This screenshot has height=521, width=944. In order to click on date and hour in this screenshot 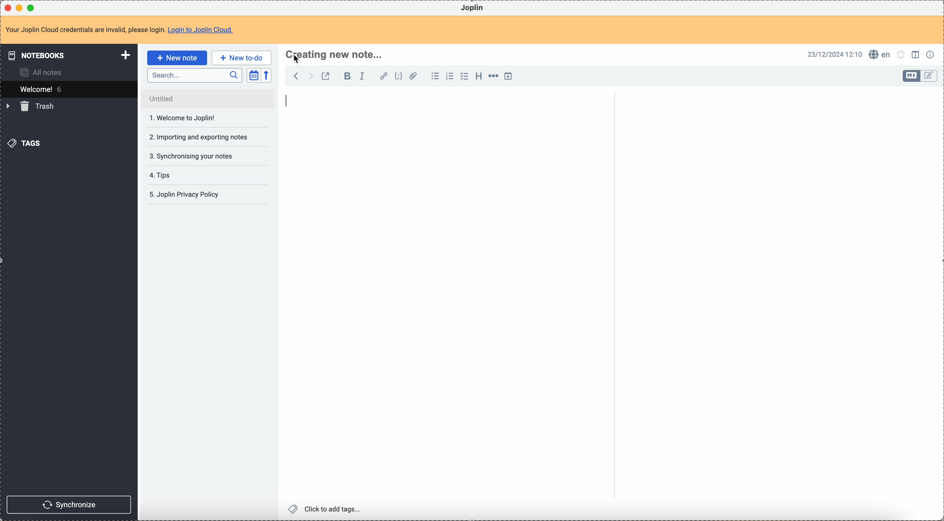, I will do `click(833, 54)`.